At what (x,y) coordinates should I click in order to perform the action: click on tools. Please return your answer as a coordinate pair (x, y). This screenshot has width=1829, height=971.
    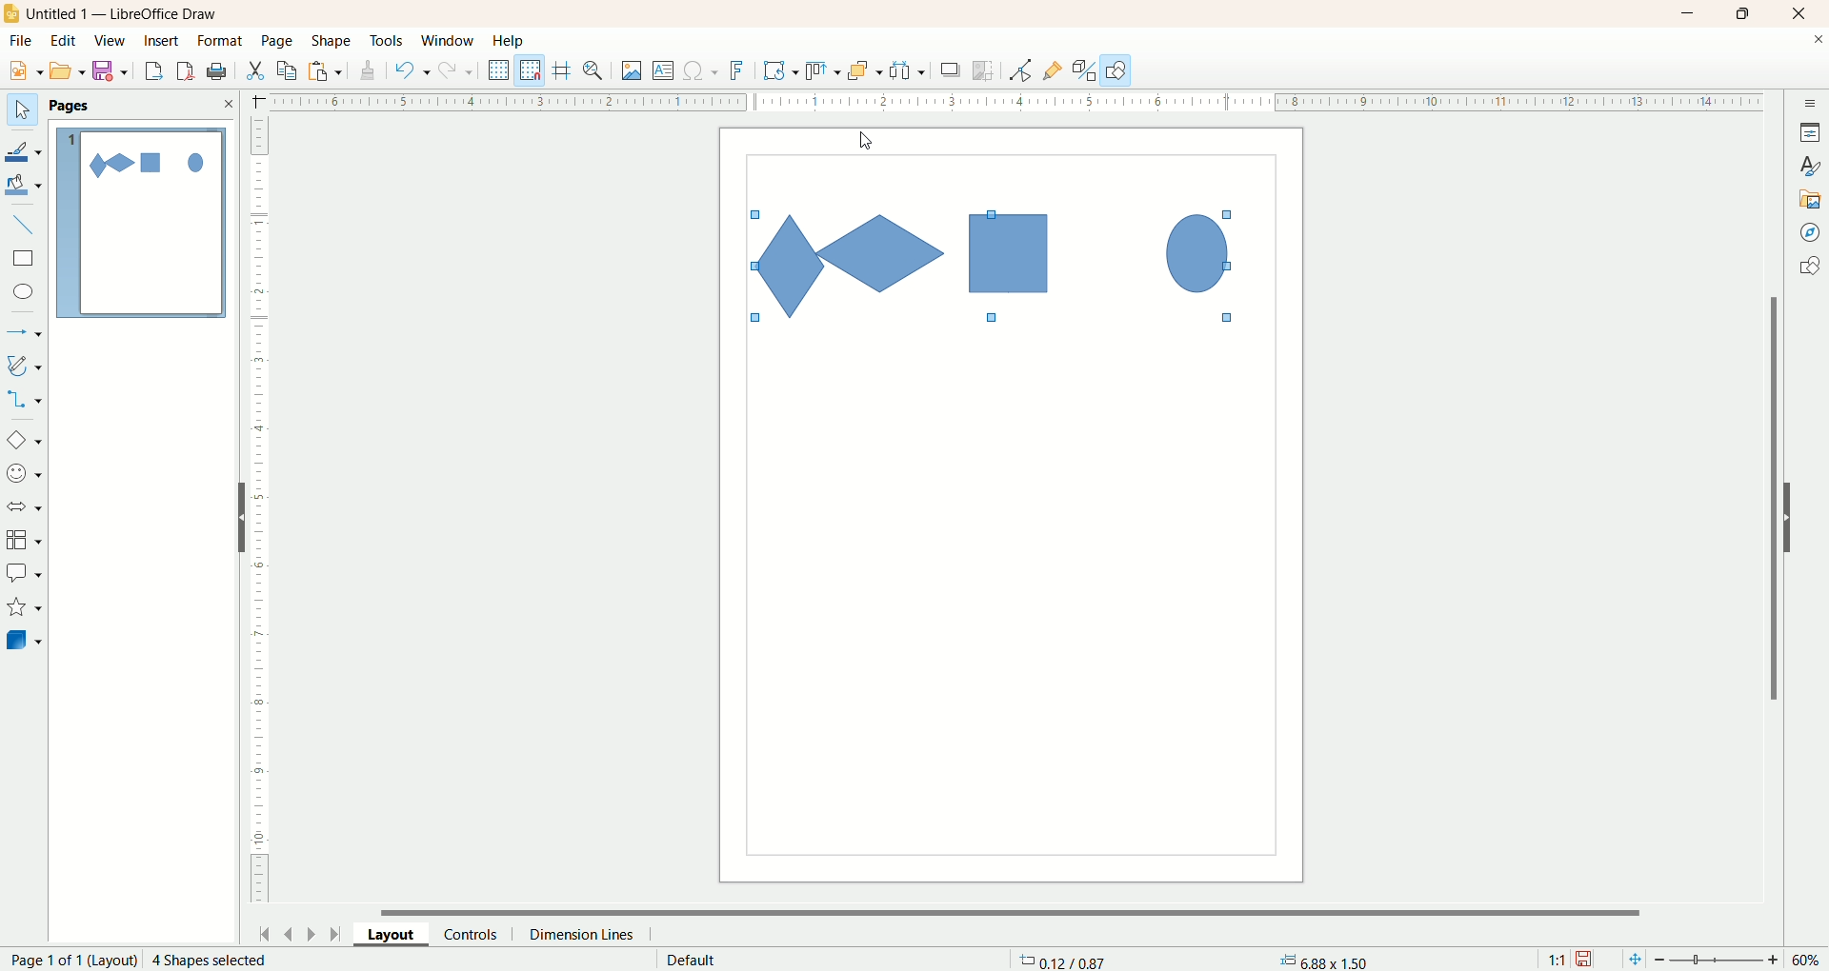
    Looking at the image, I should click on (388, 42).